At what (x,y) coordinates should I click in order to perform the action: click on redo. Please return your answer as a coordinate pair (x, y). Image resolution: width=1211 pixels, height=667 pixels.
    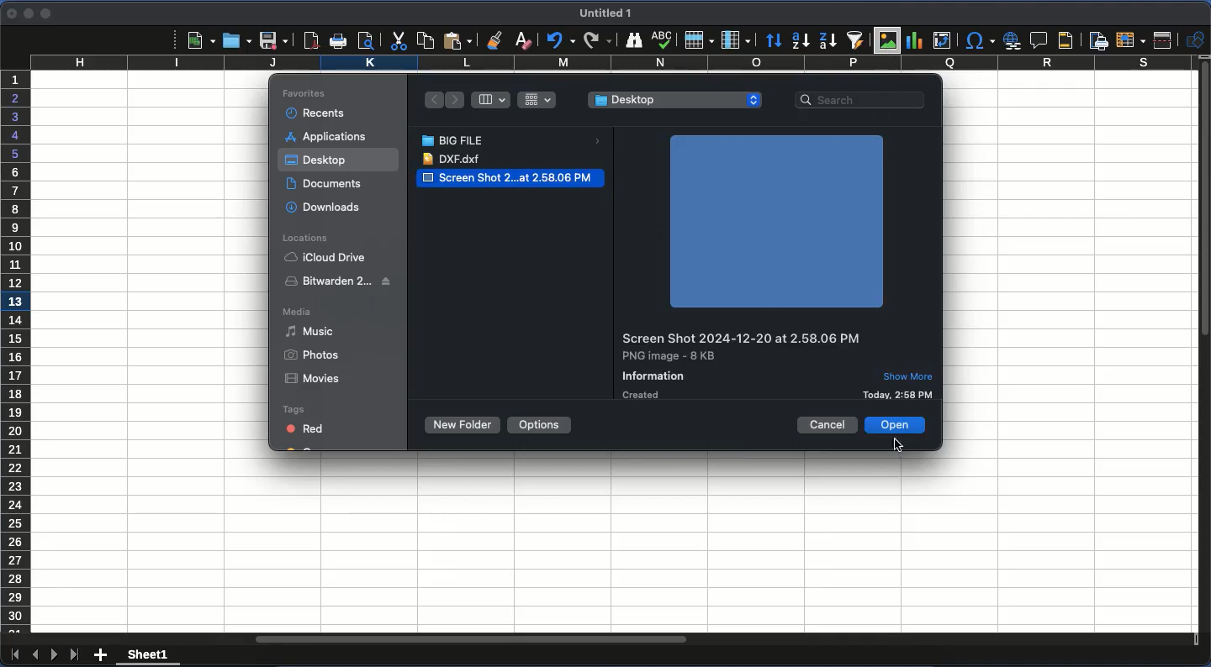
    Looking at the image, I should click on (597, 40).